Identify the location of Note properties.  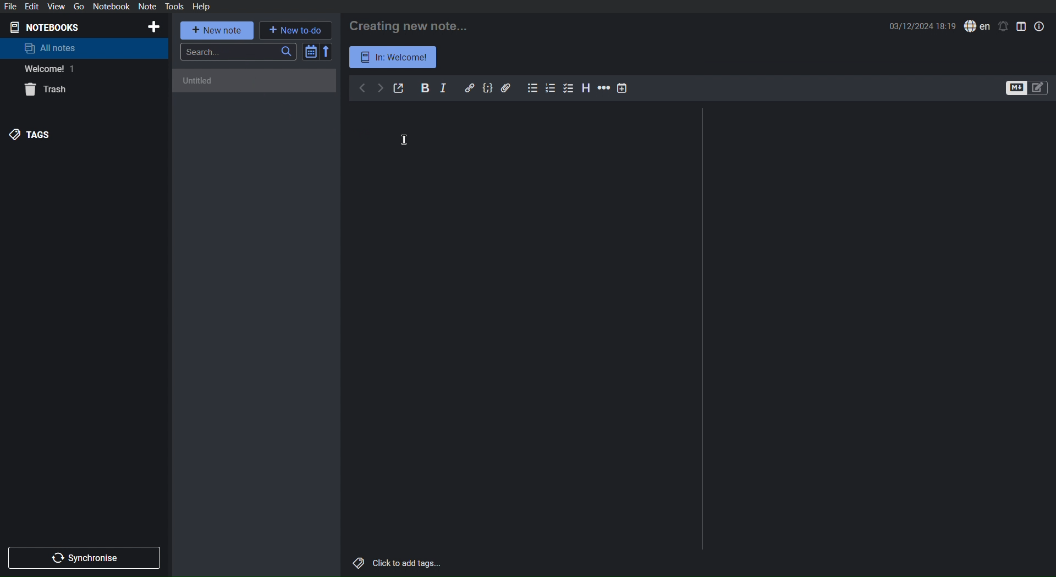
(1039, 26).